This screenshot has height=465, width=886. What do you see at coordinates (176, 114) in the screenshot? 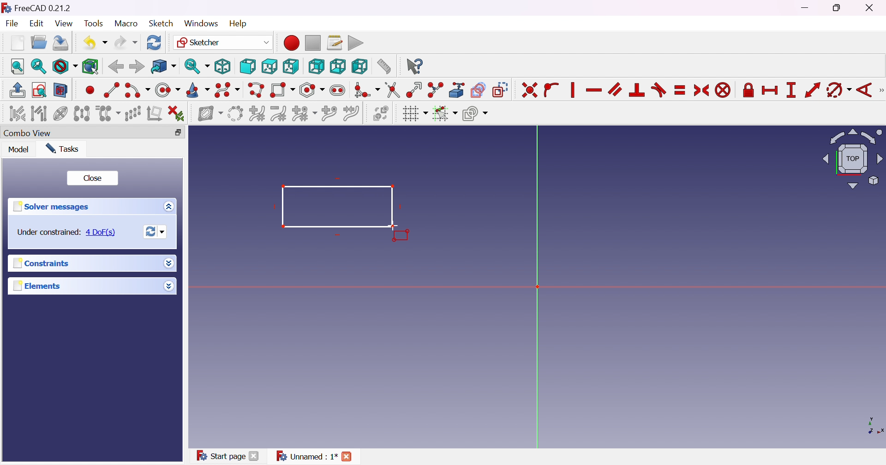
I see `Delete all constraints` at bounding box center [176, 114].